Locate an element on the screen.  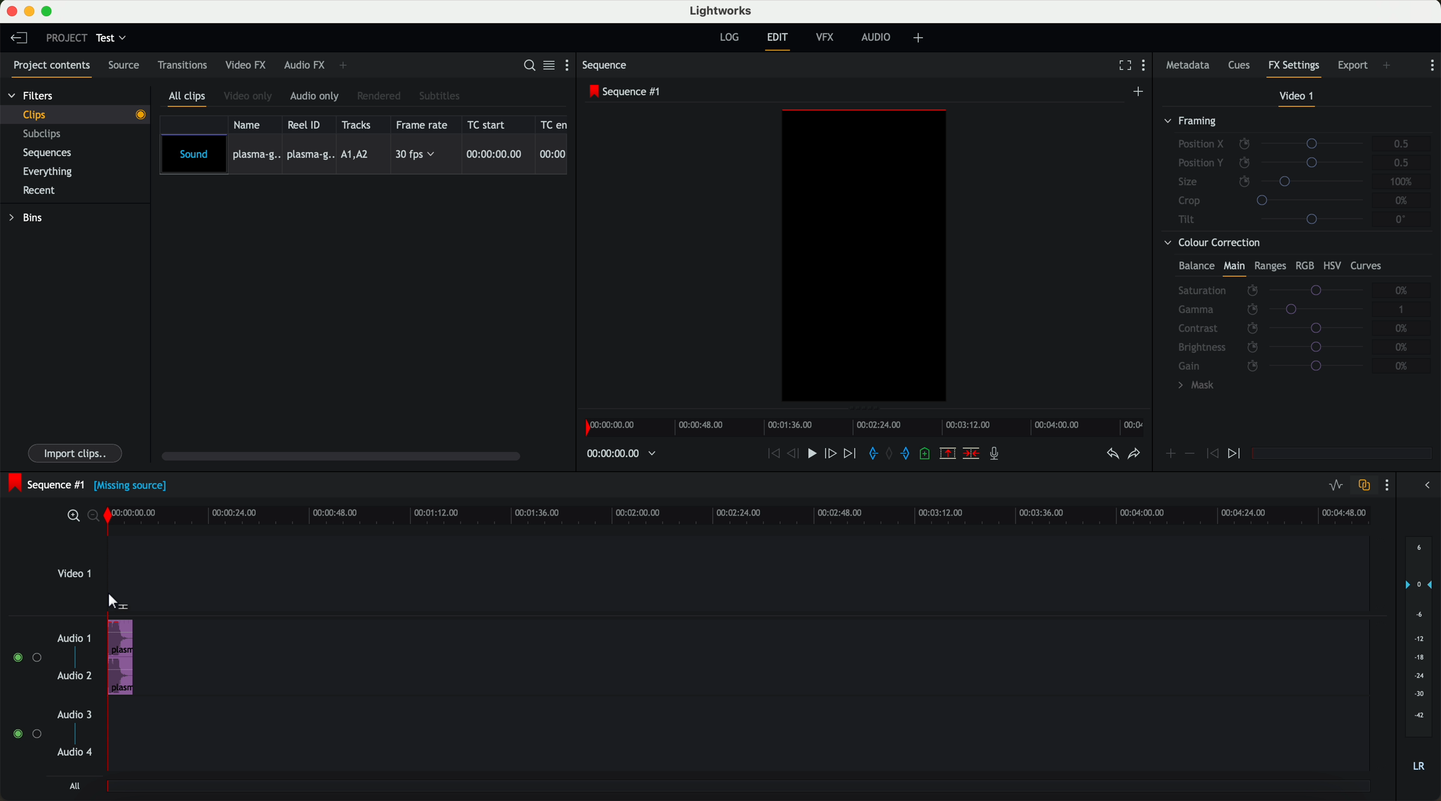
add out mark is located at coordinates (910, 455).